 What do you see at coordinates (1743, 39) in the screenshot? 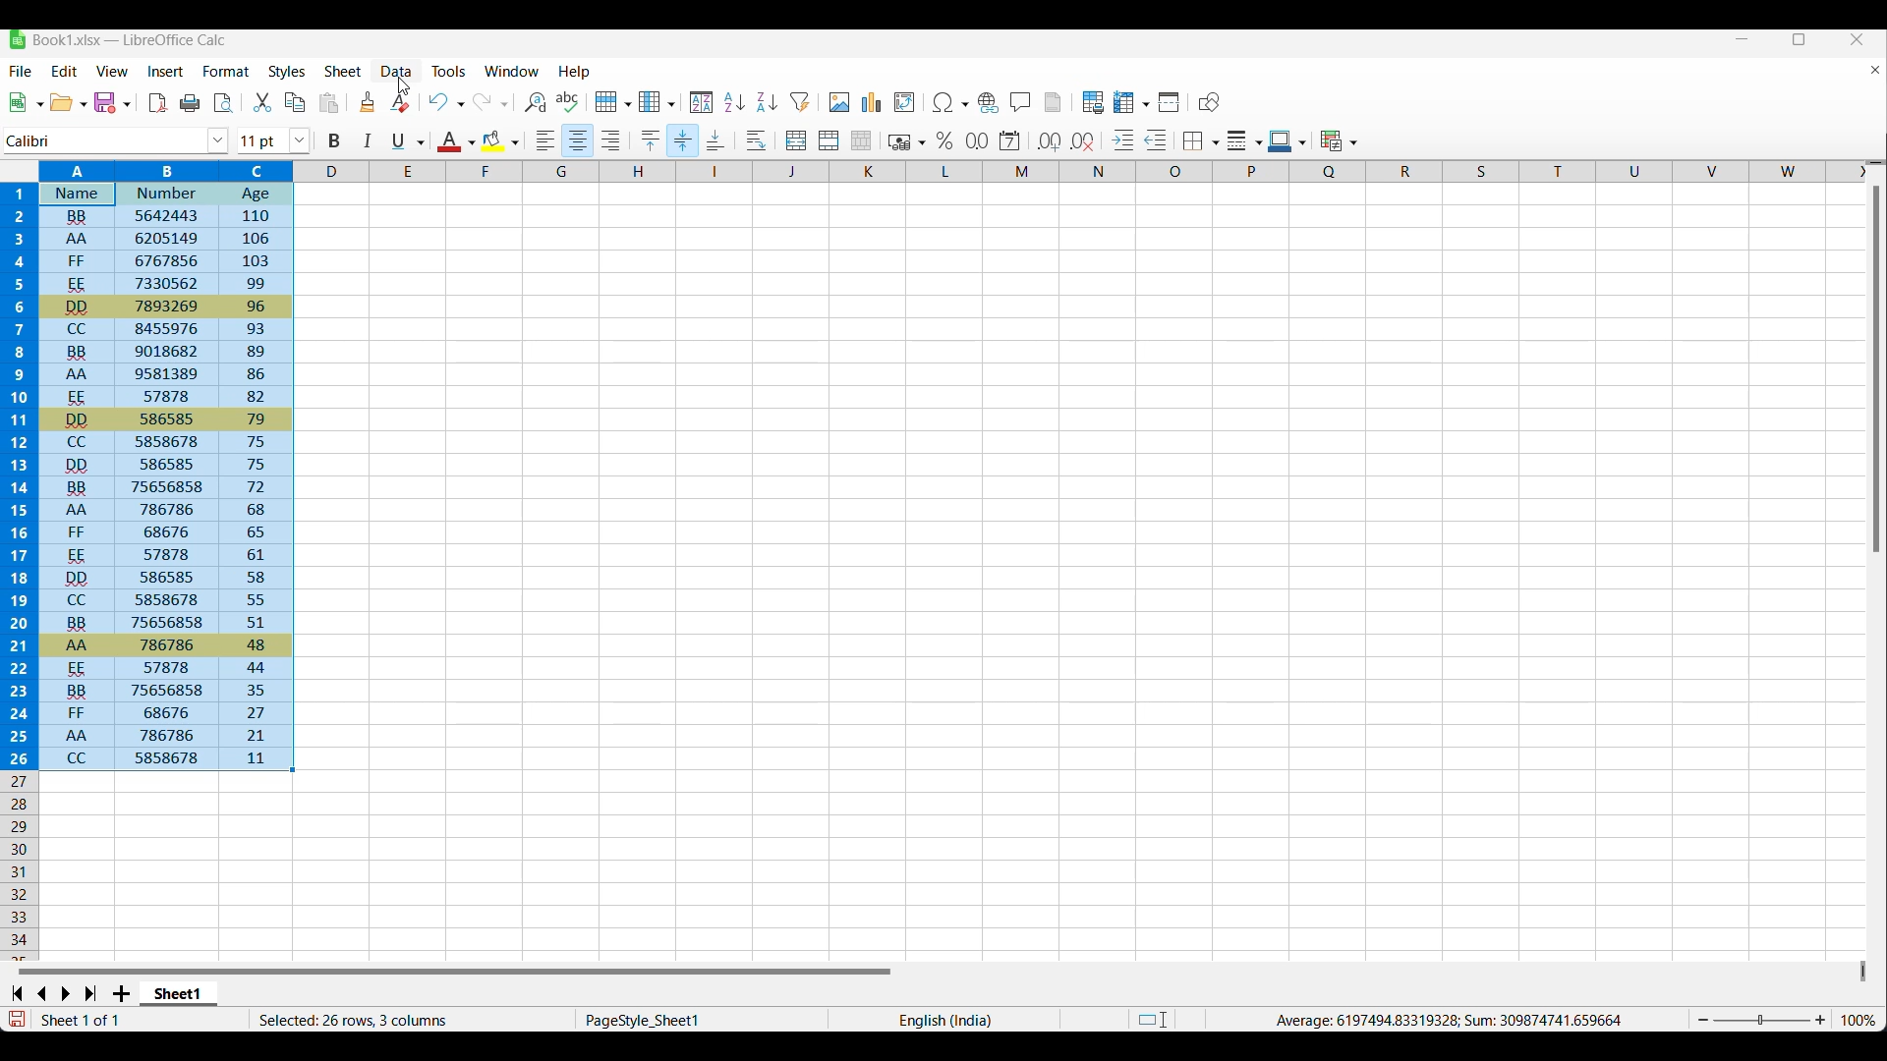
I see `Minimize` at bounding box center [1743, 39].